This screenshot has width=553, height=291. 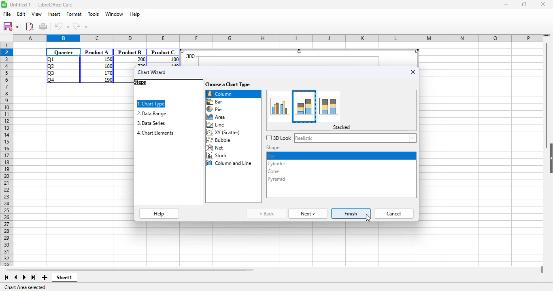 What do you see at coordinates (547, 94) in the screenshot?
I see `vertical scroll bar` at bounding box center [547, 94].